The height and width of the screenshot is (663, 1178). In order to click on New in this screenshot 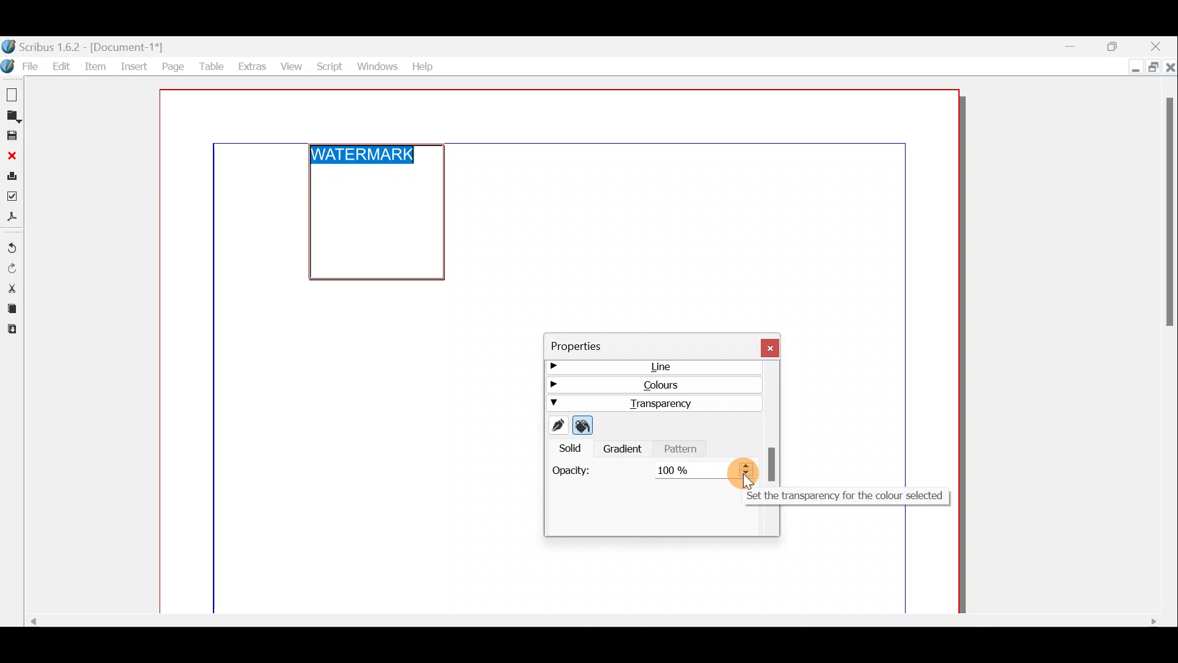, I will do `click(10, 93)`.